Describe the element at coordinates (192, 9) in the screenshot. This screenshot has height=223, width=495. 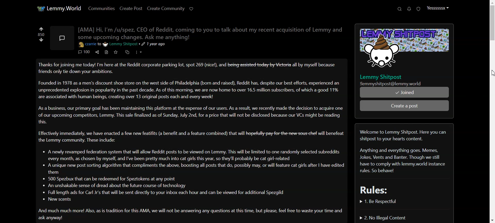
I see `support Limmy` at that location.